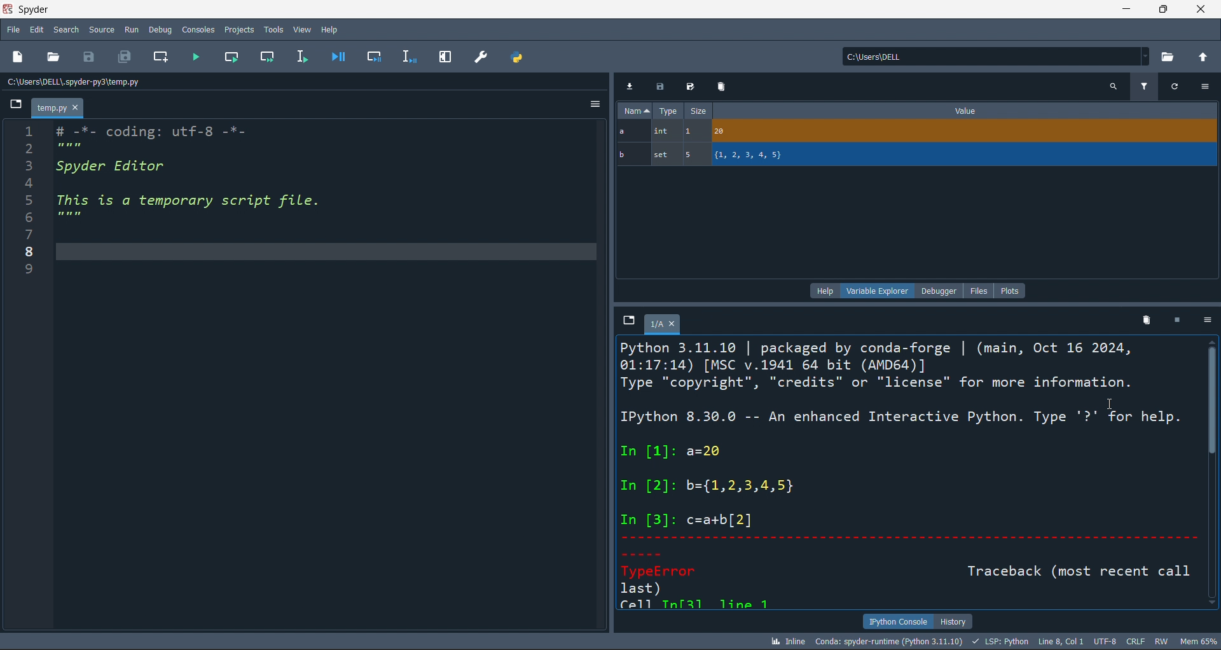 The width and height of the screenshot is (1221, 650). I want to click on b, set, 5, {1,2,3,4,5}, so click(918, 156).